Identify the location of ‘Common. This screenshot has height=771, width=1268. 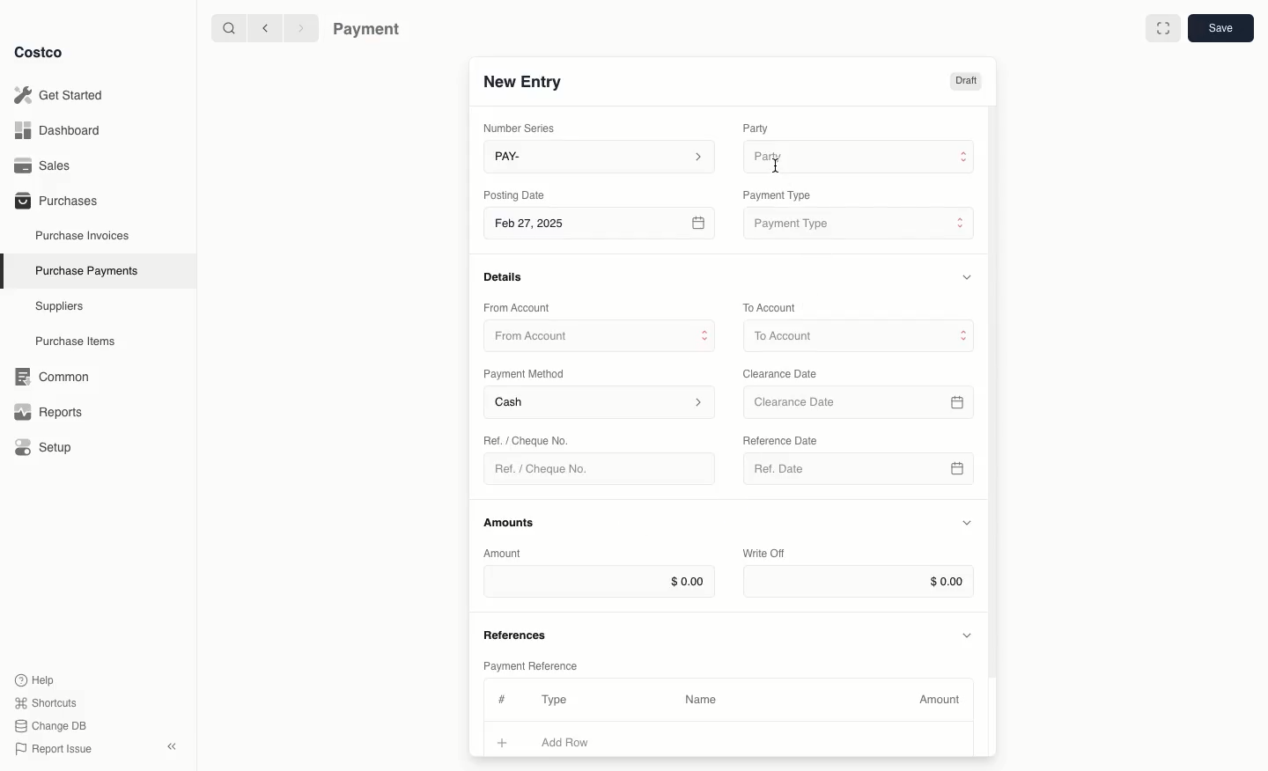
(55, 374).